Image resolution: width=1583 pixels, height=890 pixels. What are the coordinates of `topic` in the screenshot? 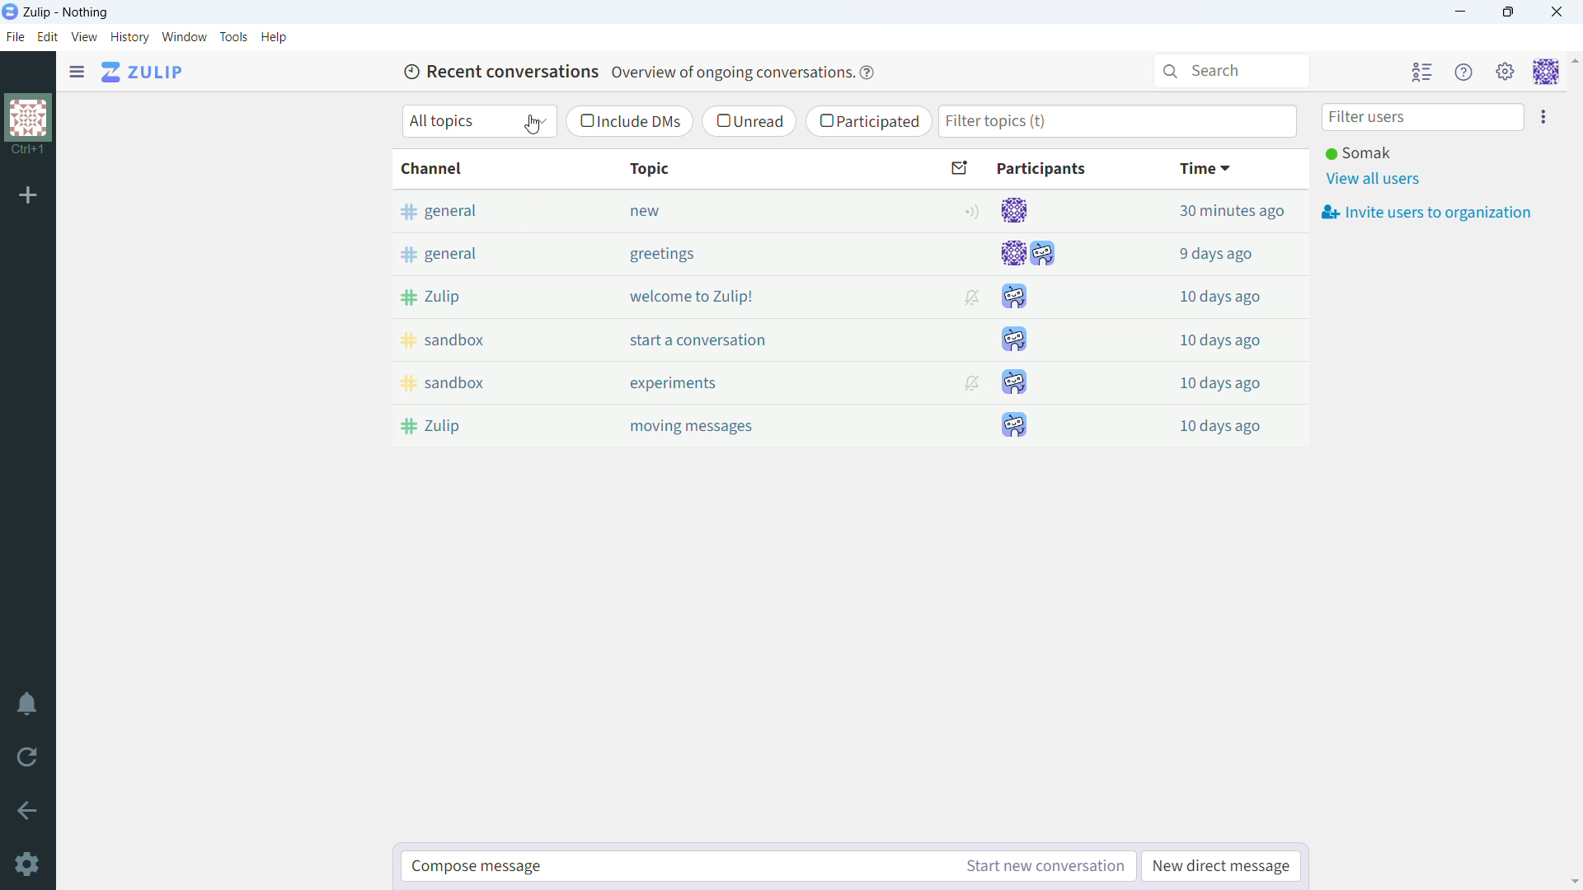 It's located at (736, 168).